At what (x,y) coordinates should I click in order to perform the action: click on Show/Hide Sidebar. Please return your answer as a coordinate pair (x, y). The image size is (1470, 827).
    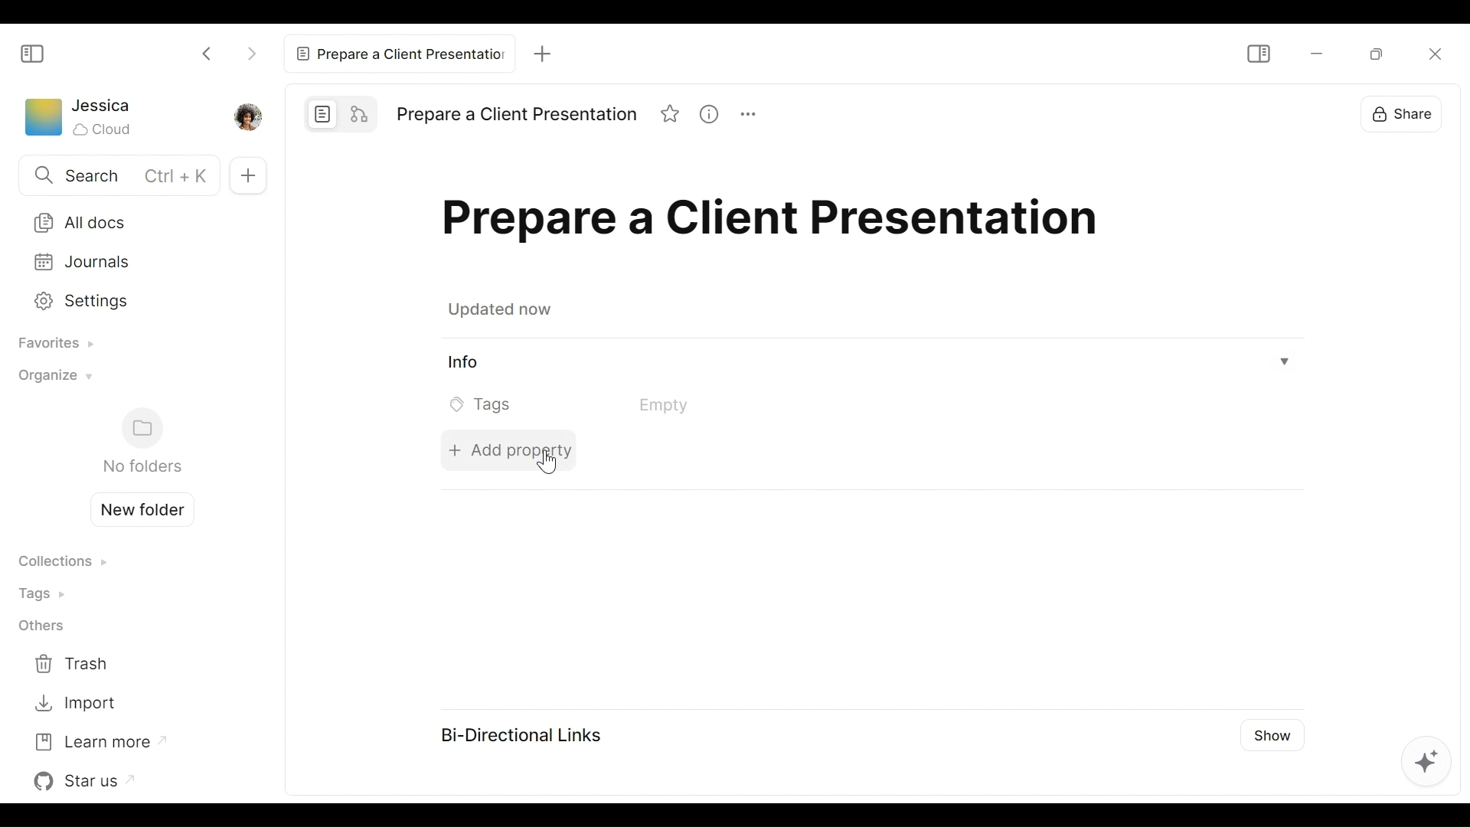
    Looking at the image, I should click on (33, 53).